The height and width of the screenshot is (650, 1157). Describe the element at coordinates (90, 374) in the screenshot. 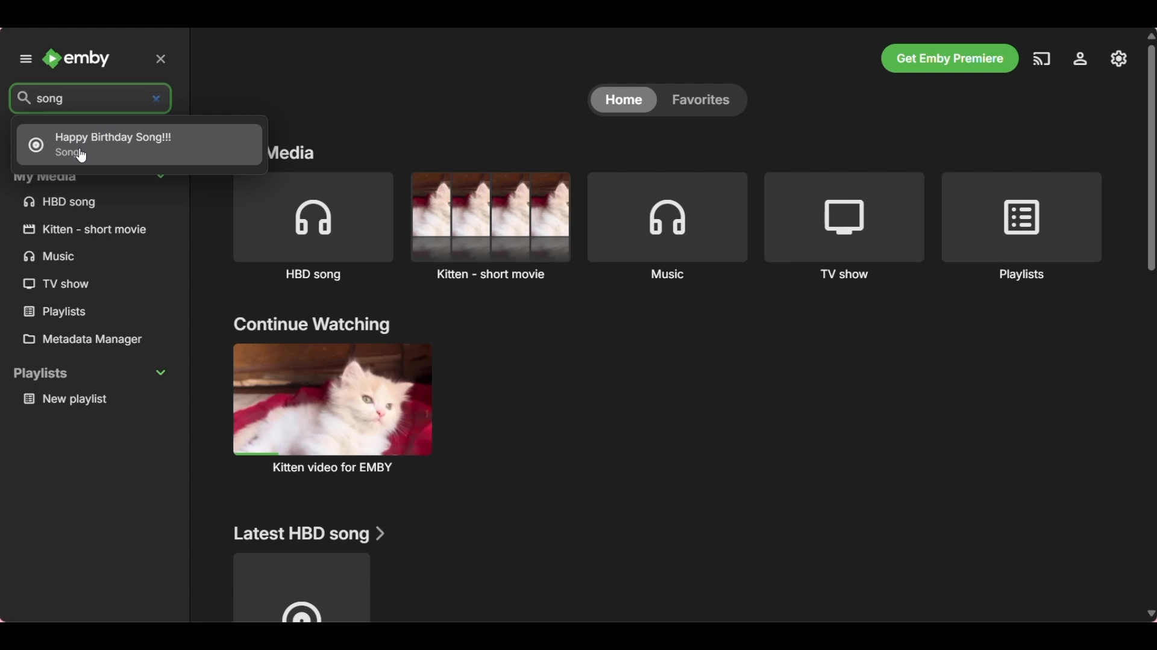

I see `playlists` at that location.